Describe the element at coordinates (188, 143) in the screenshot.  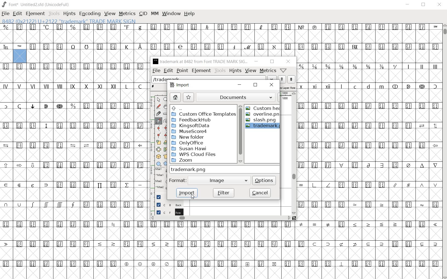
I see `Only Office` at that location.